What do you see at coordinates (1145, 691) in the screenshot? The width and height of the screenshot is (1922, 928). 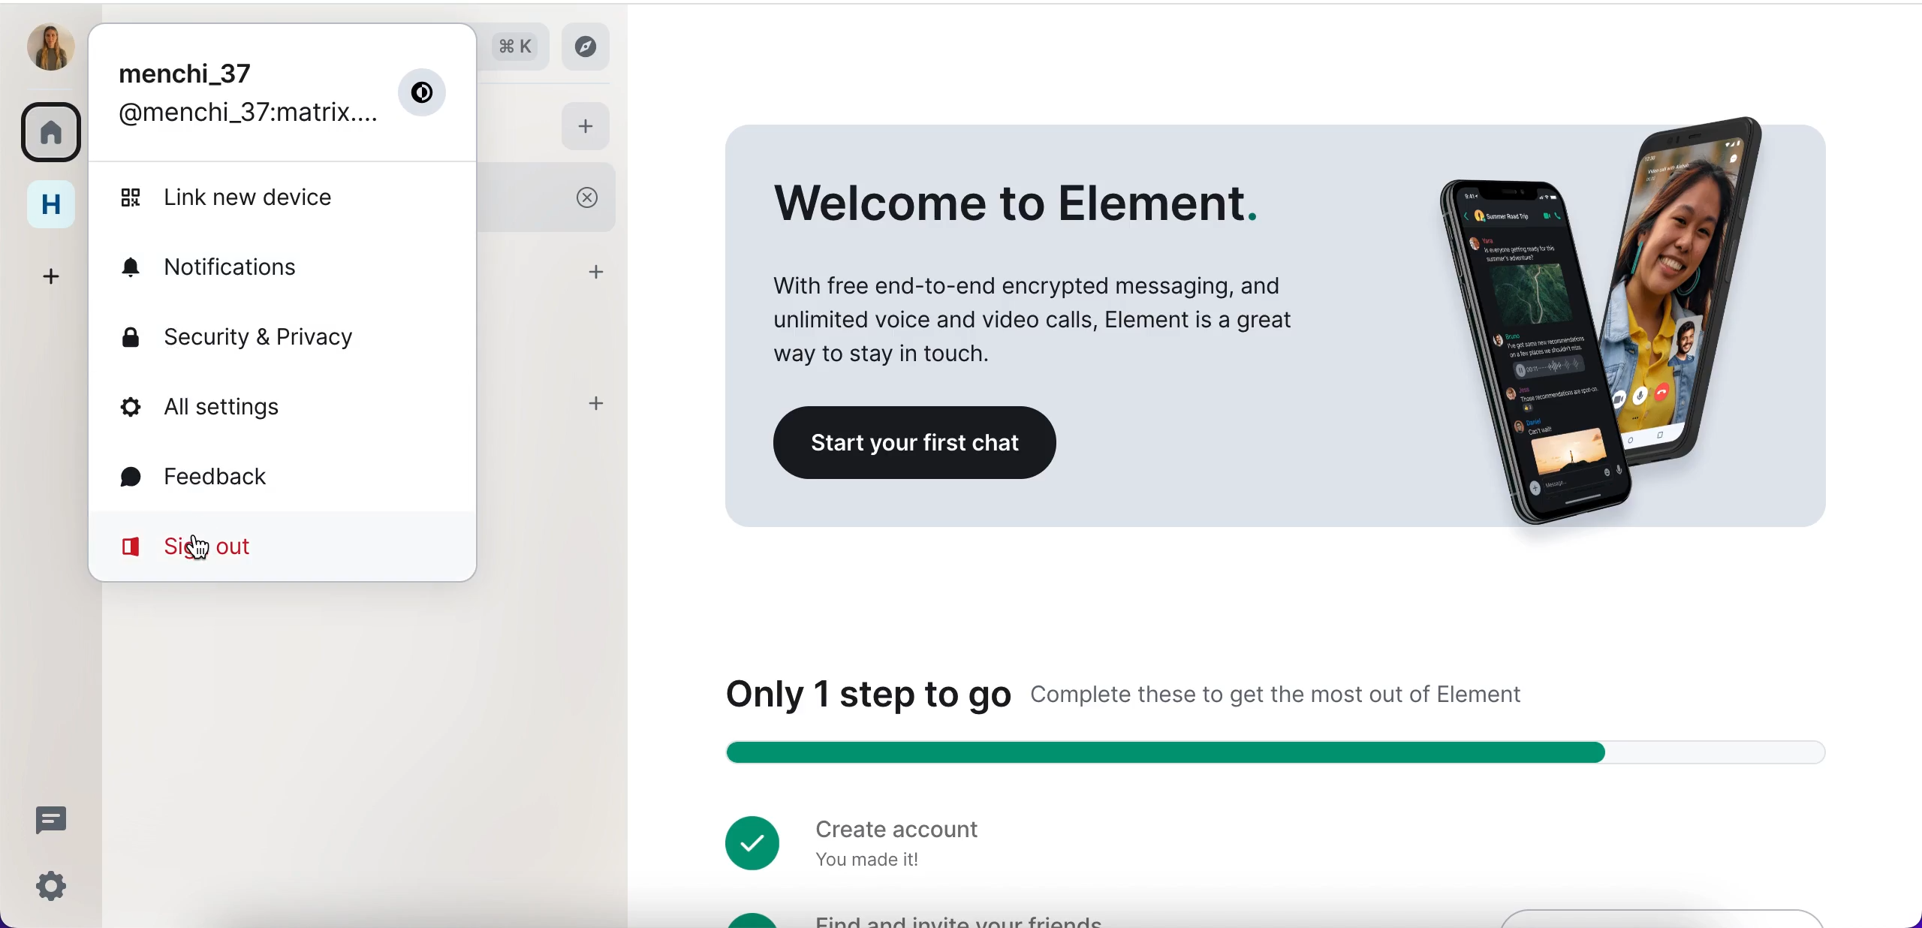 I see `Only 1 step to go Complete these to get the most out of Element` at bounding box center [1145, 691].